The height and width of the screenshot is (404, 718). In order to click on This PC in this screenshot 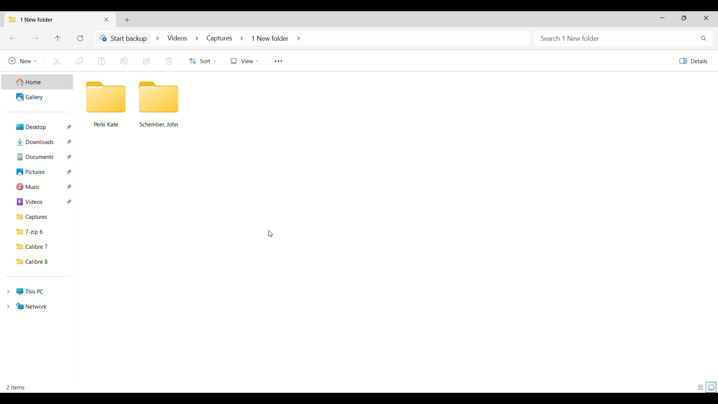, I will do `click(30, 291)`.